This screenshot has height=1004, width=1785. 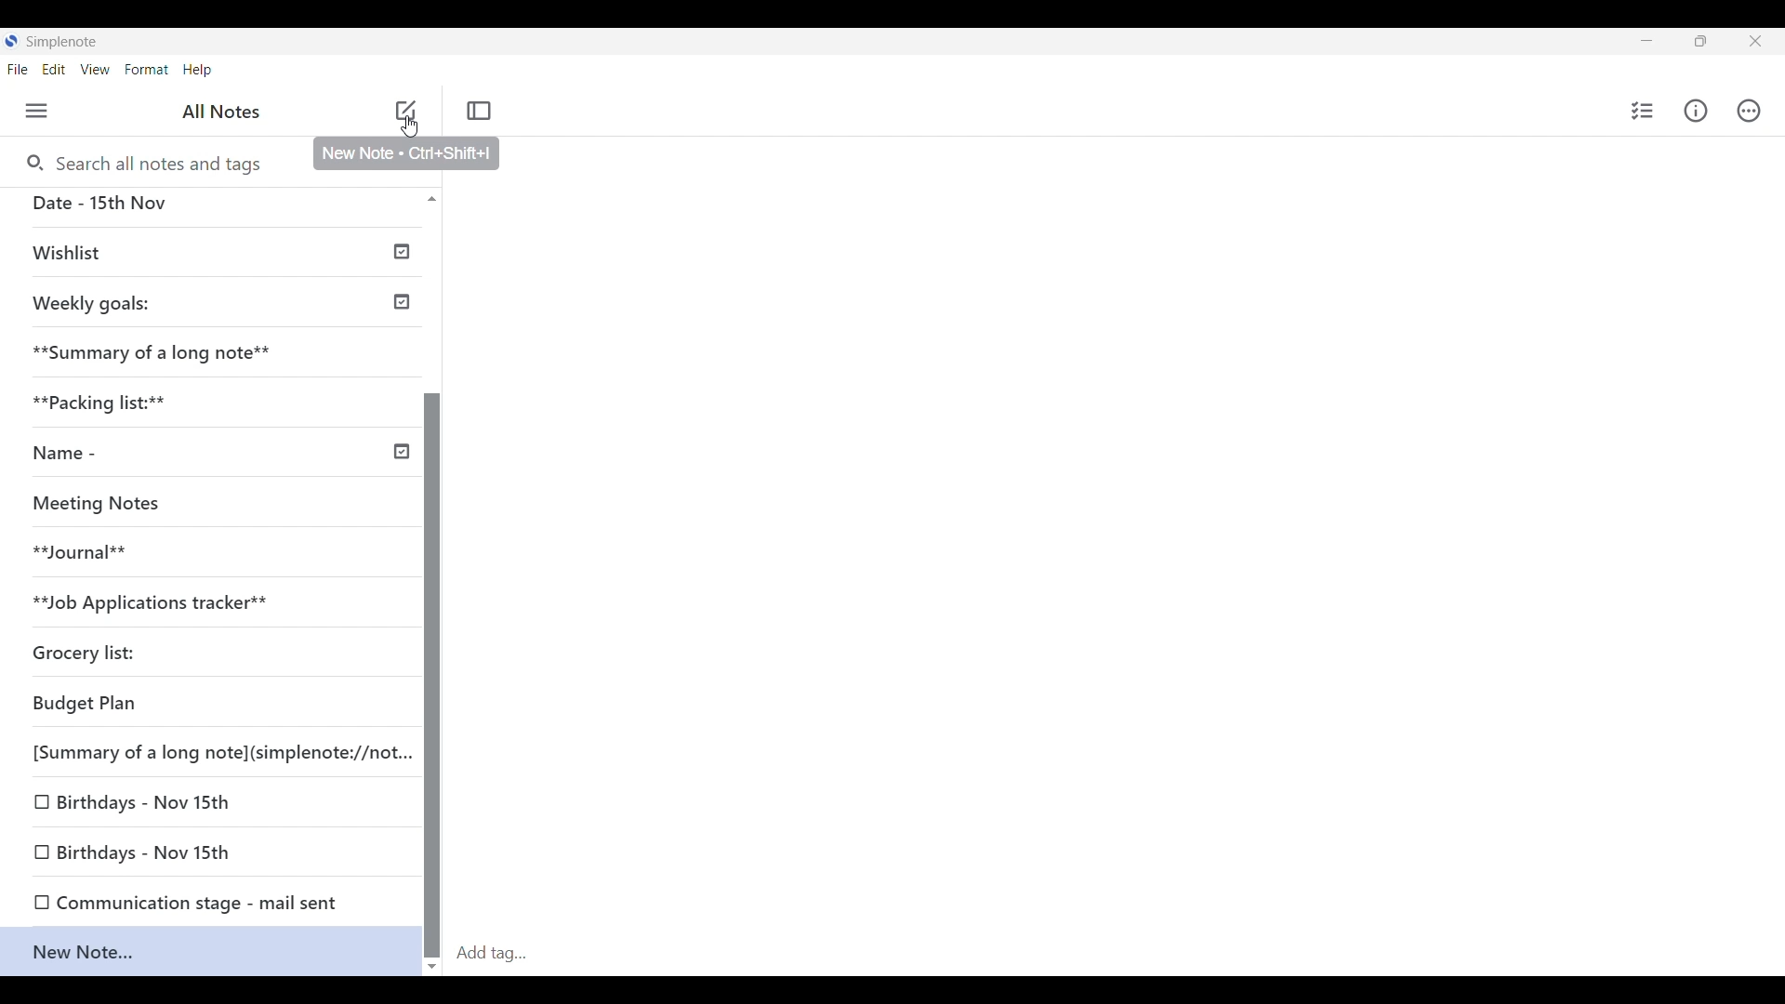 I want to click on Software logo, so click(x=11, y=41).